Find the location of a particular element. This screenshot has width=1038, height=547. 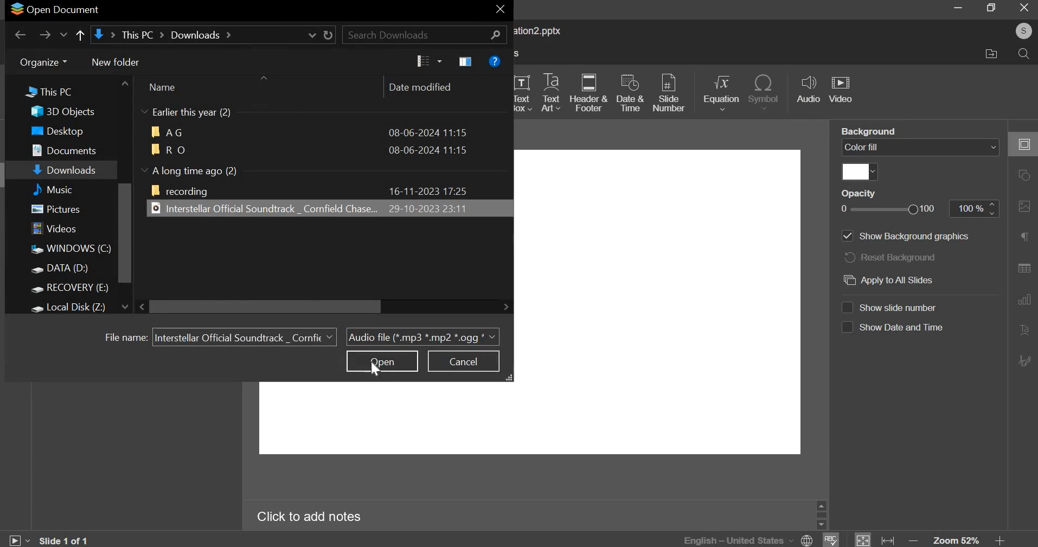

paragraph settings is located at coordinates (1024, 236).